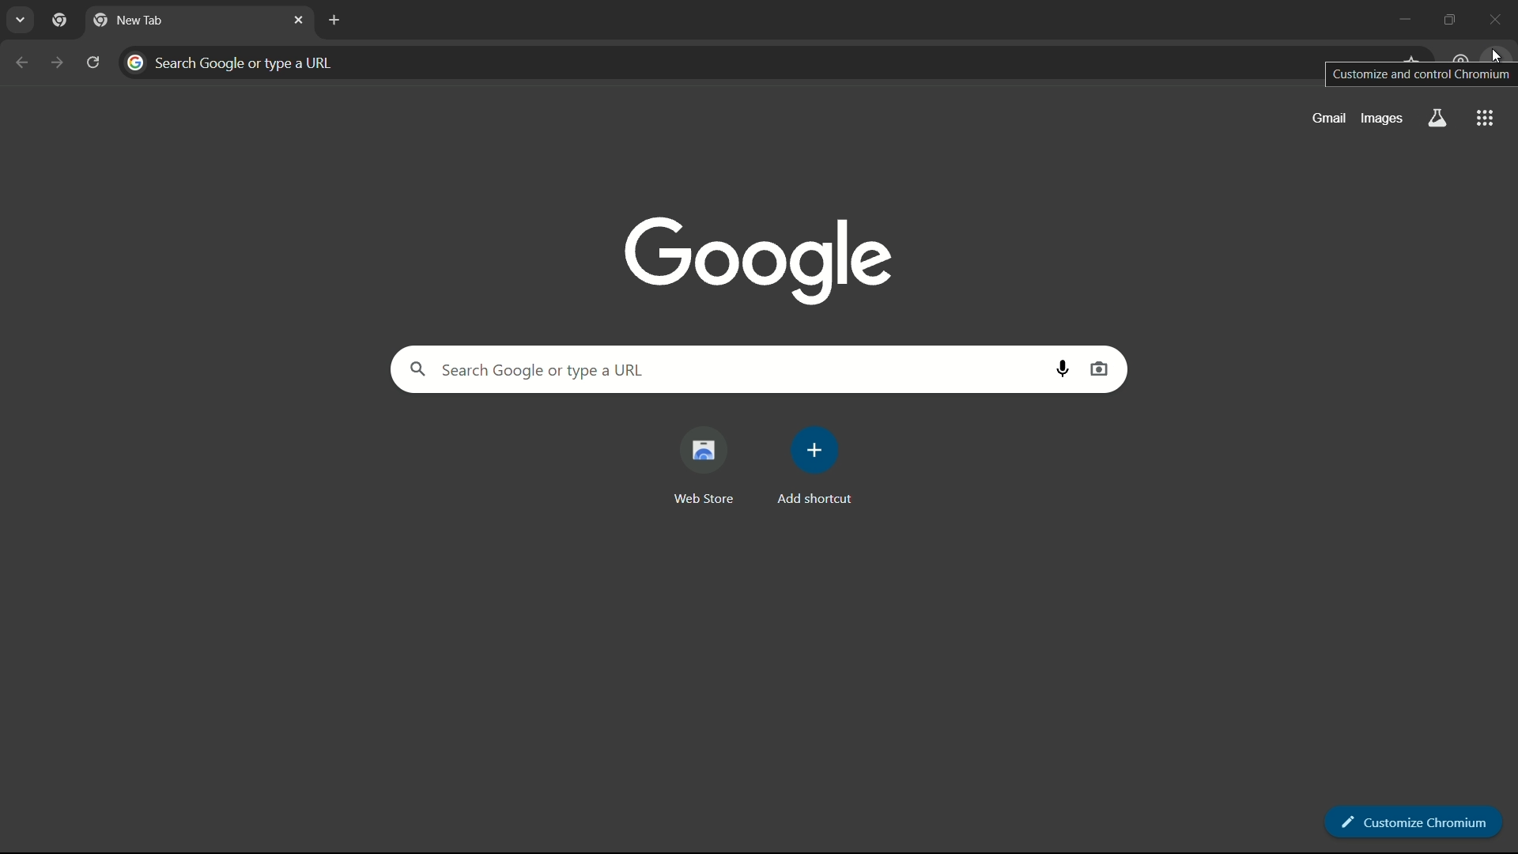 This screenshot has height=854, width=1518. I want to click on search by image, so click(1100, 368).